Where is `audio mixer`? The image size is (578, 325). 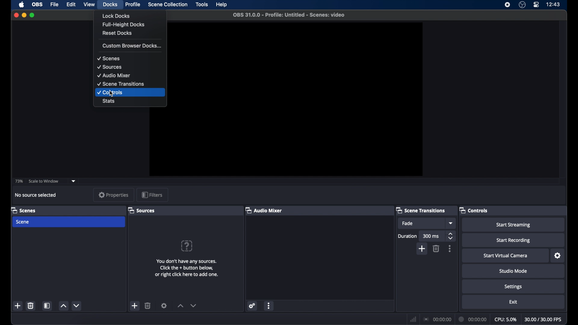 audio mixer is located at coordinates (114, 75).